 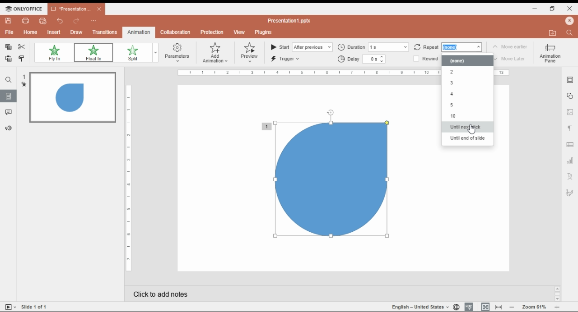 I want to click on float in, so click(x=93, y=53).